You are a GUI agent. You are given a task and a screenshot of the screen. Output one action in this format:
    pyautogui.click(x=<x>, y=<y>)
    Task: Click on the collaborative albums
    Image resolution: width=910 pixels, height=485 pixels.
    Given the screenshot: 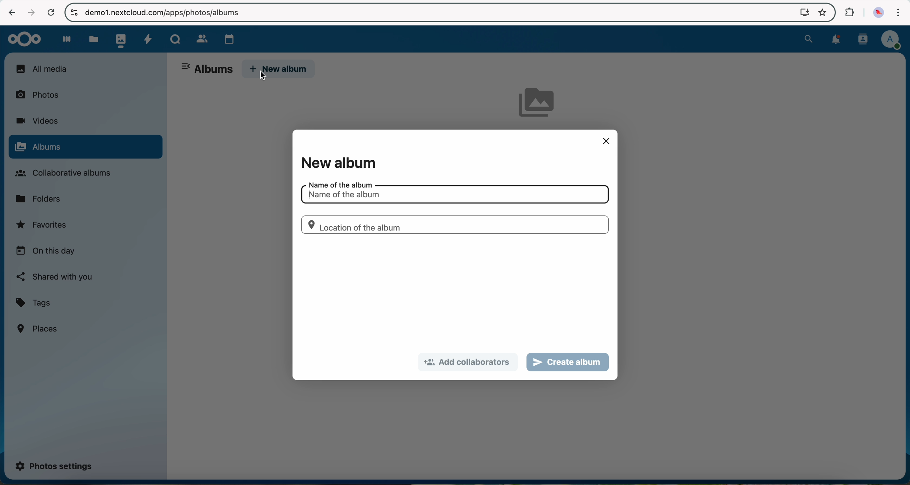 What is the action you would take?
    pyautogui.click(x=67, y=173)
    